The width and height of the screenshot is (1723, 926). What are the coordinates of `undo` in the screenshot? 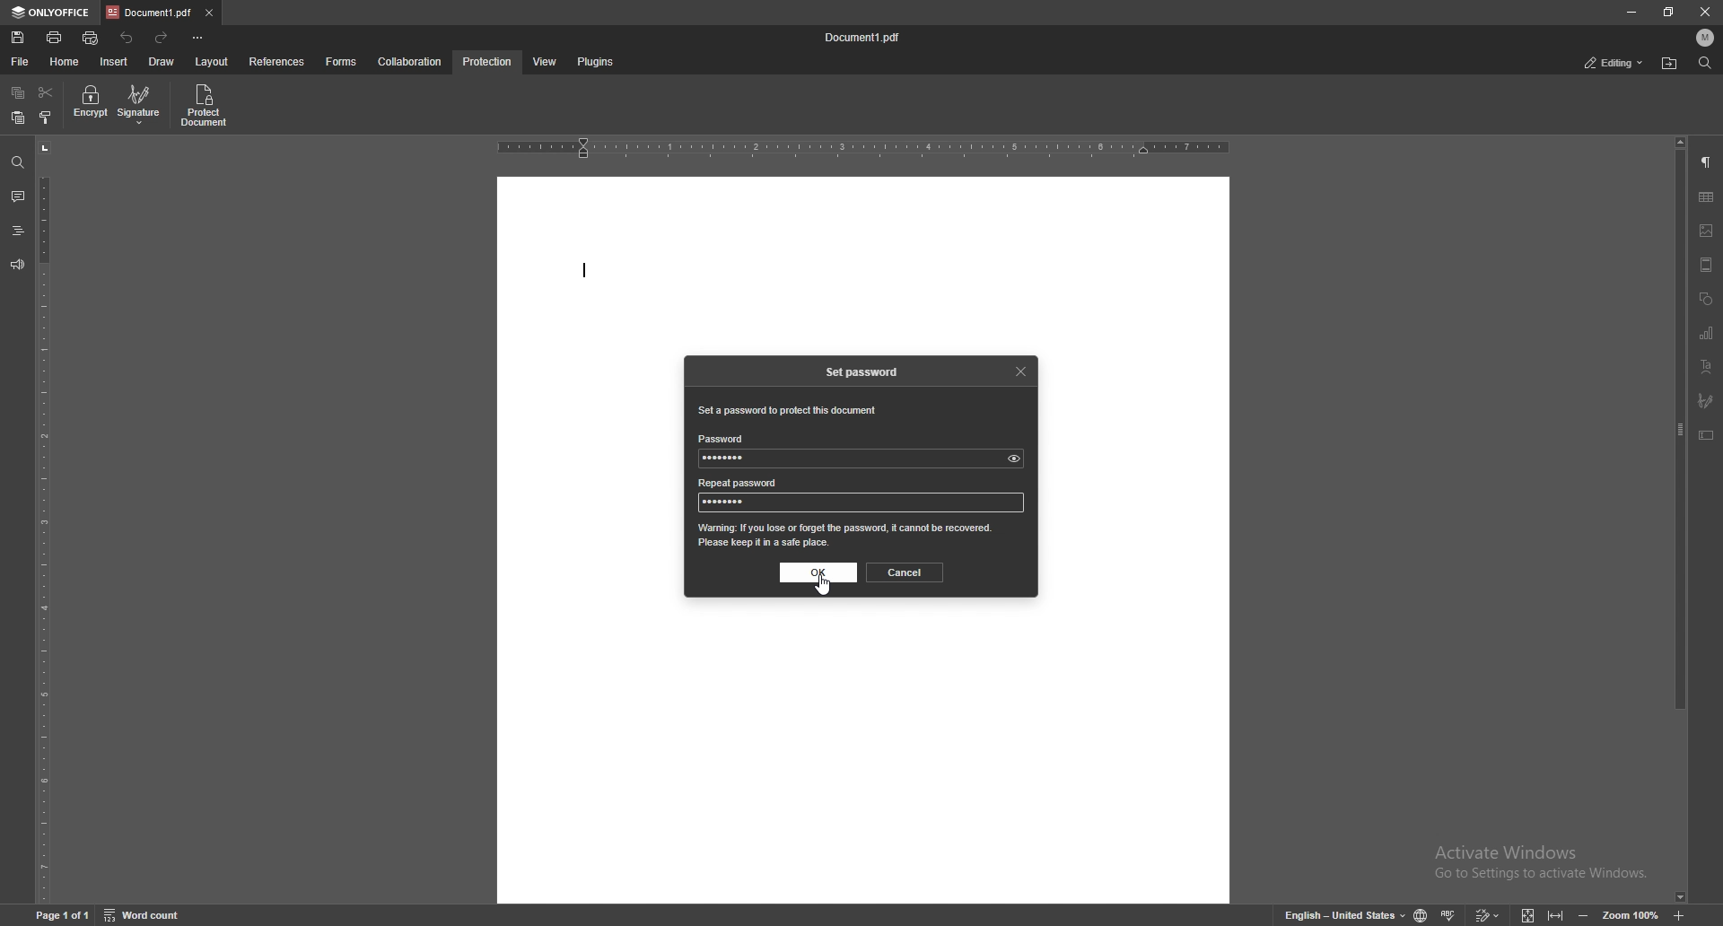 It's located at (127, 39).